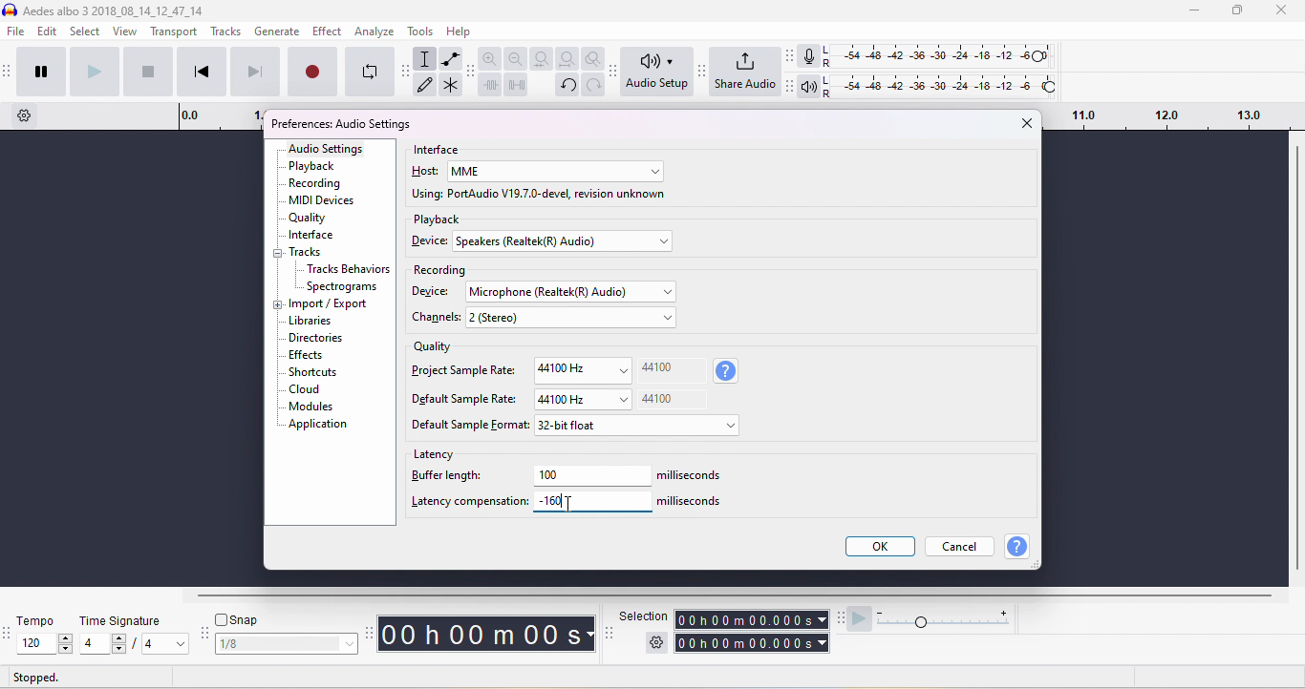  I want to click on playback, so click(438, 219).